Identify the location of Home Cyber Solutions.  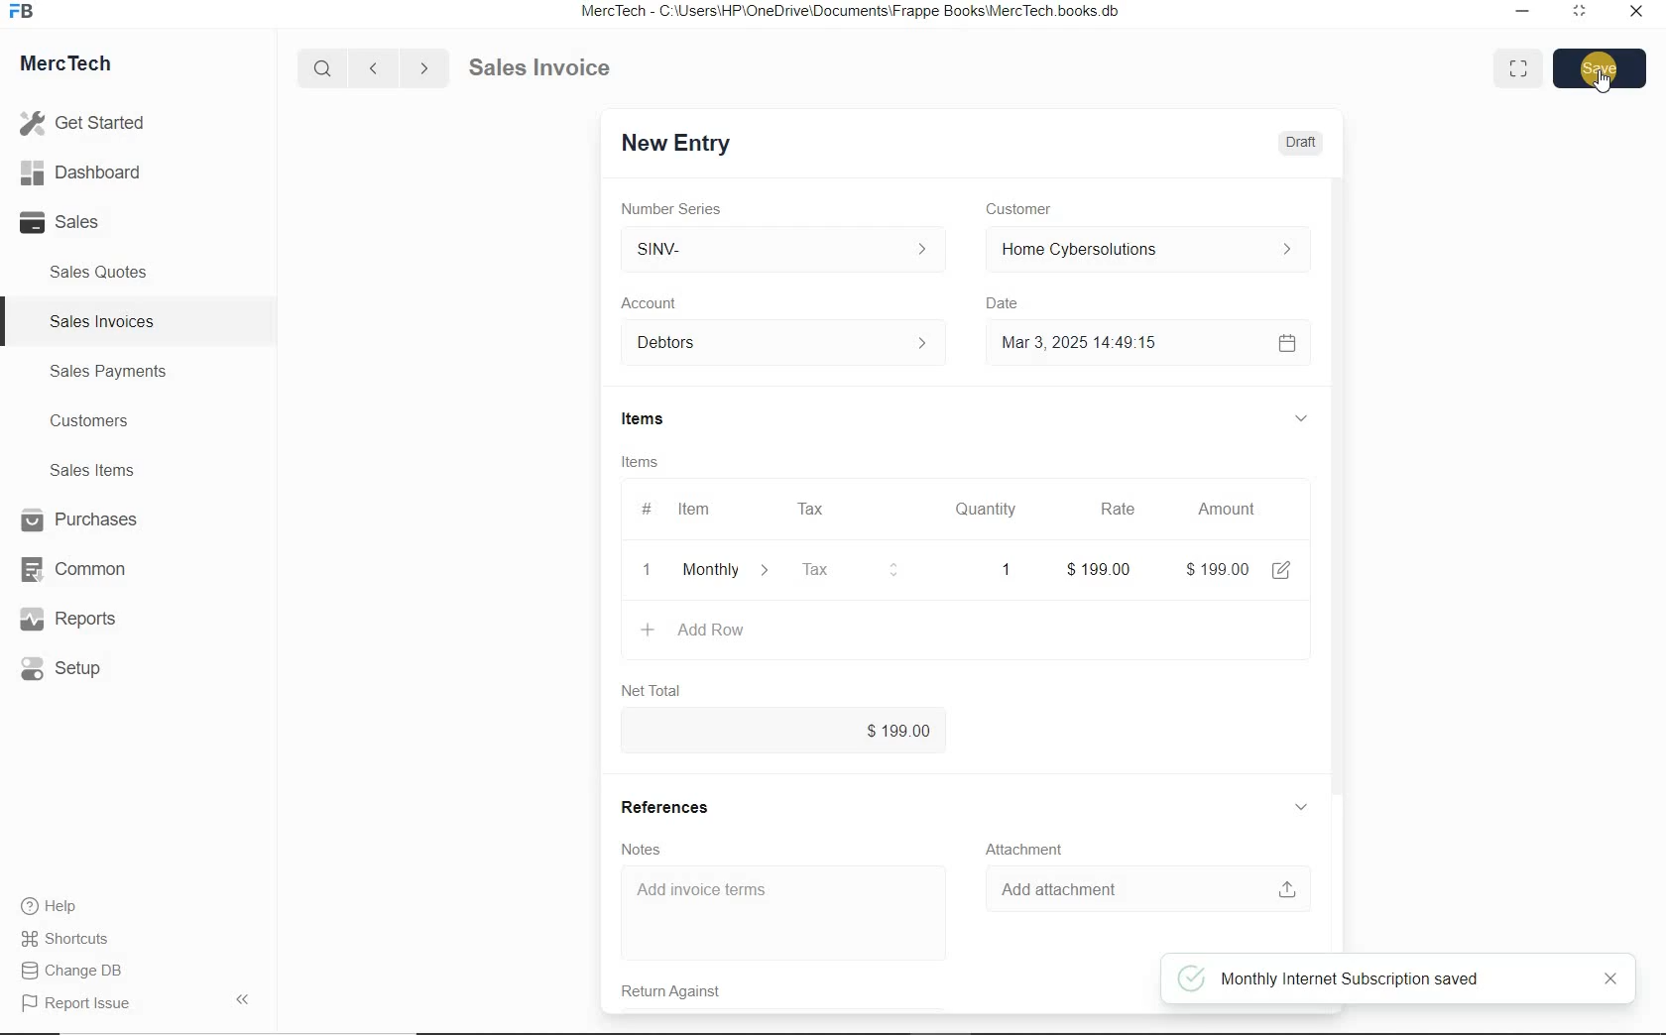
(1146, 250).